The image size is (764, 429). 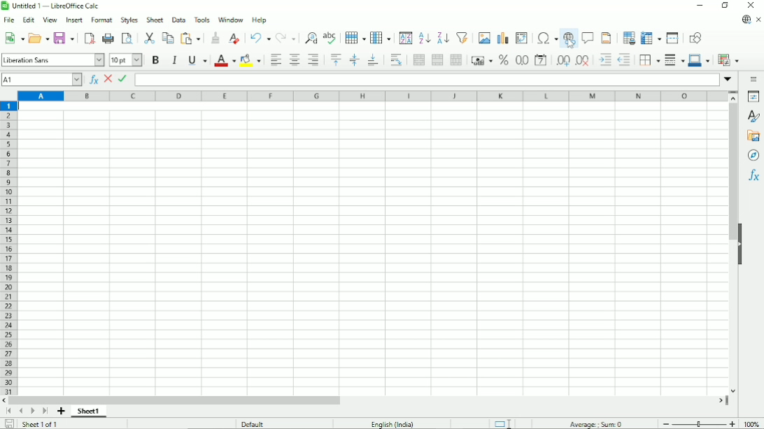 I want to click on Row headings, so click(x=10, y=249).